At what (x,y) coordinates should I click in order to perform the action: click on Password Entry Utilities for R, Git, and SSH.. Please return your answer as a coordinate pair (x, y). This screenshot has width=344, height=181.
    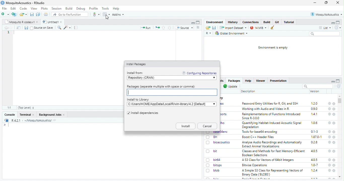
    Looking at the image, I should click on (271, 103).